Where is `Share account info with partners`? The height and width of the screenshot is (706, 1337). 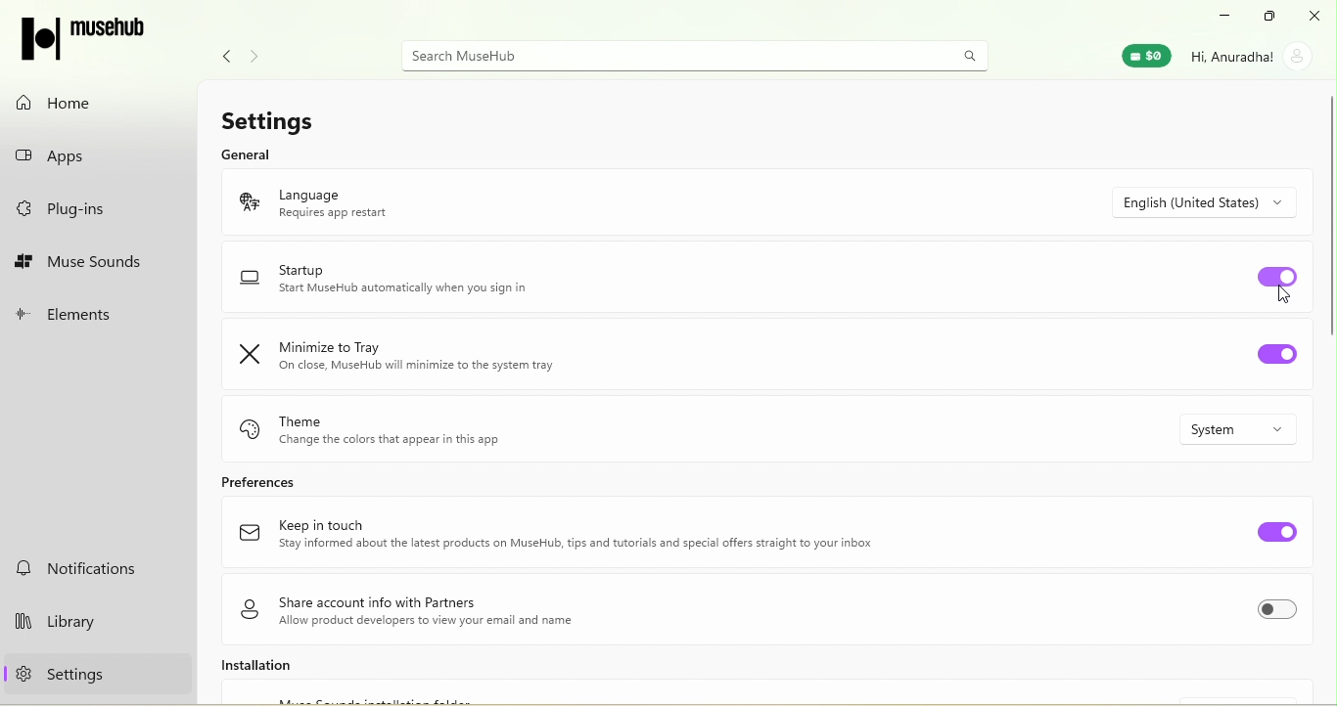 Share account info with partners is located at coordinates (420, 609).